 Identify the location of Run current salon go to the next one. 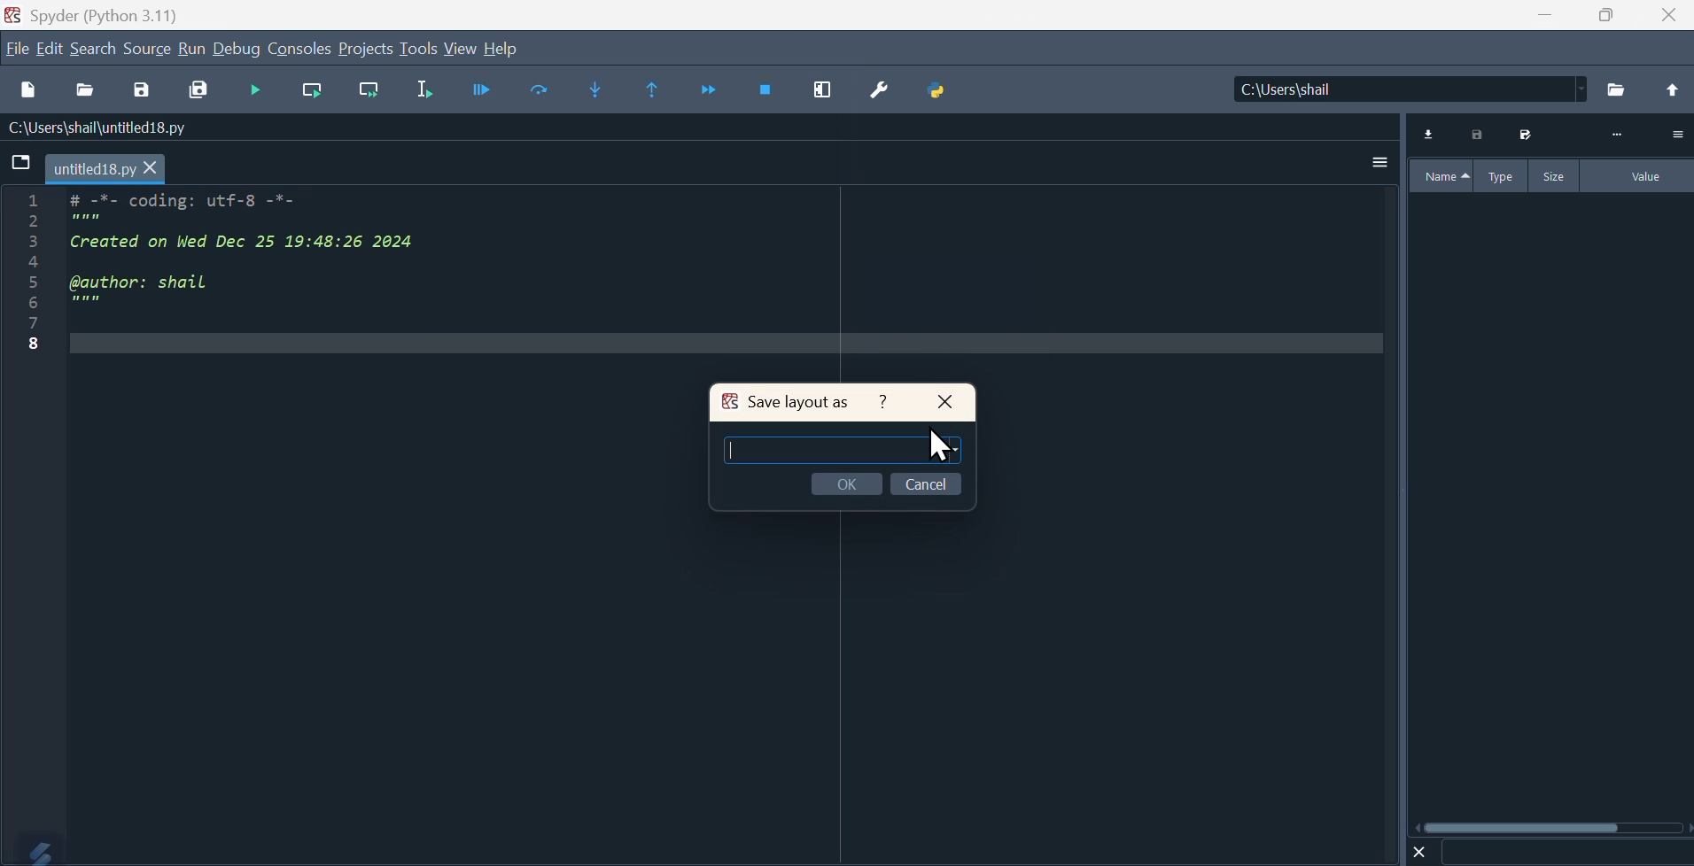
(369, 90).